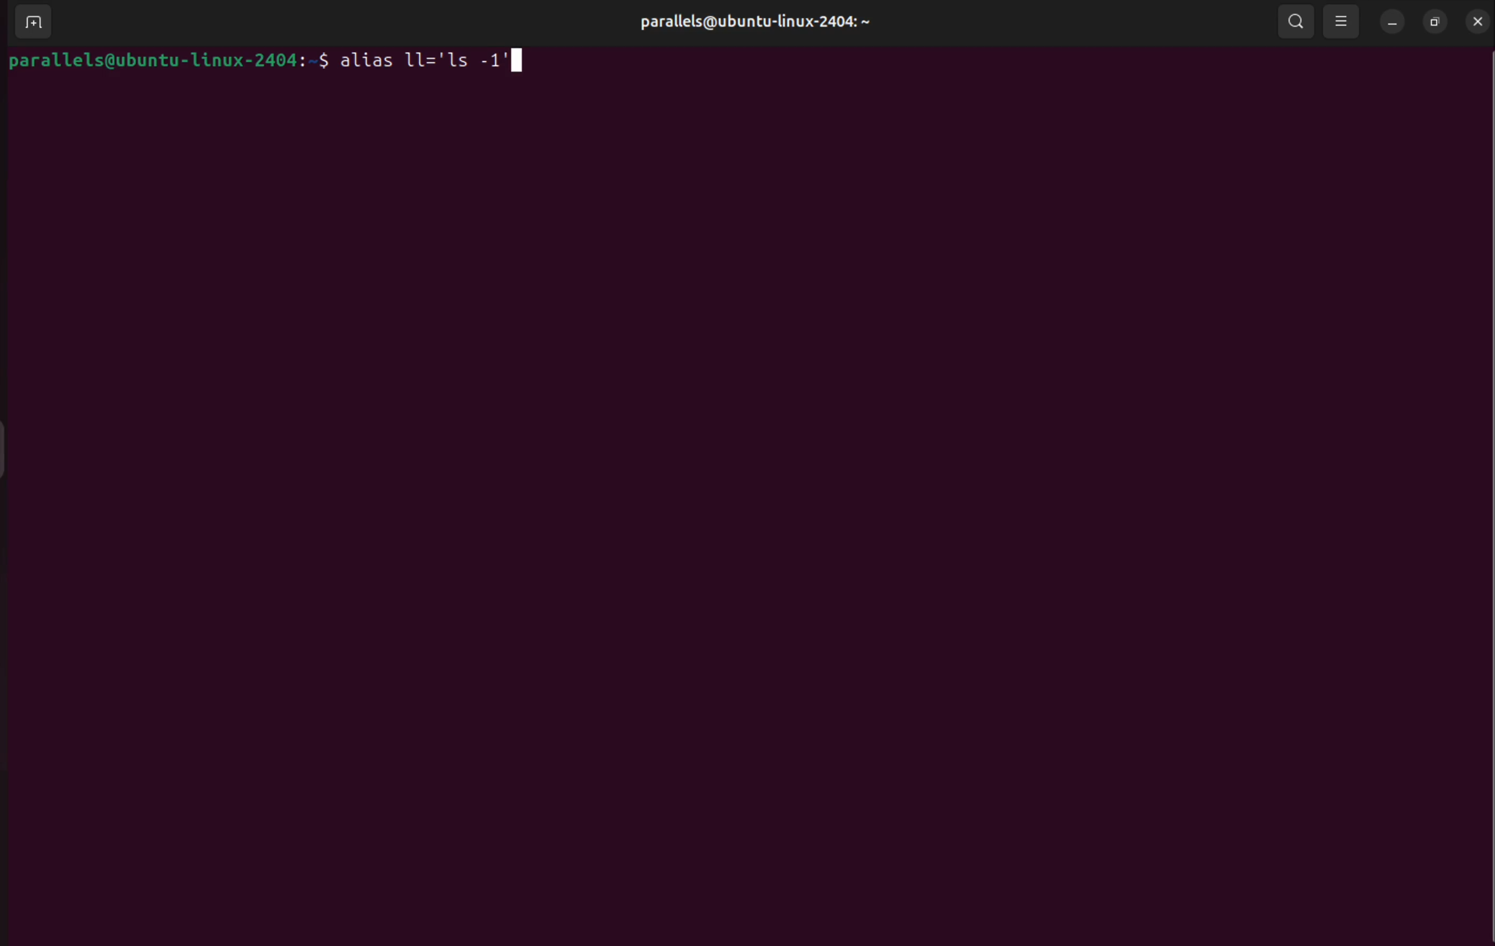 The image size is (1495, 946). What do you see at coordinates (1393, 24) in the screenshot?
I see `minimize` at bounding box center [1393, 24].